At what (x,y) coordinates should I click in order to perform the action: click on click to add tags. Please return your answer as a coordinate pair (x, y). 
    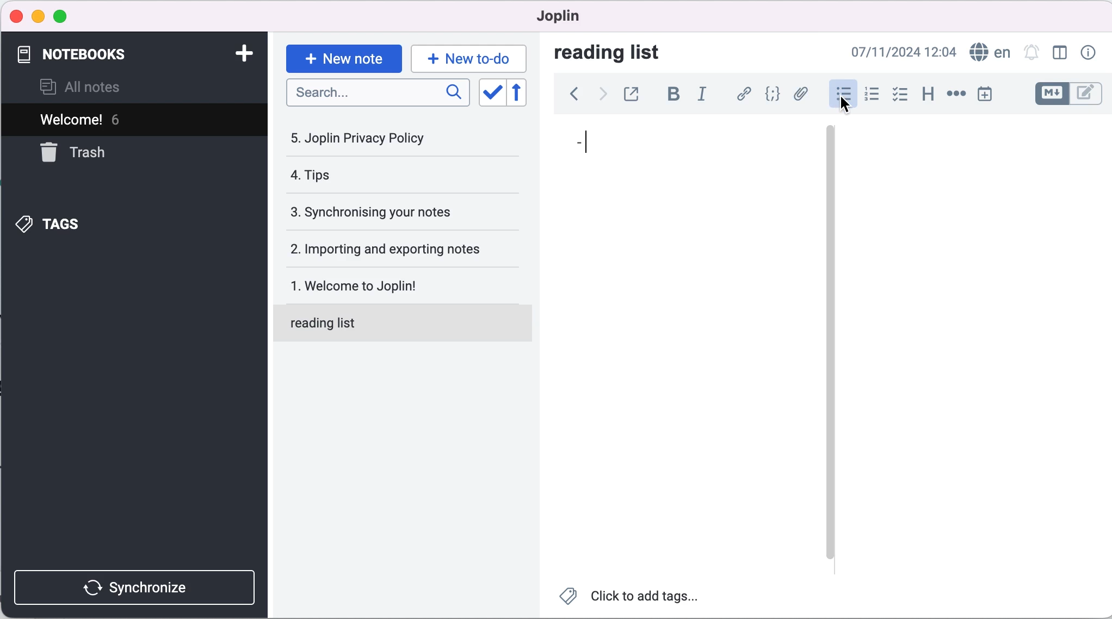
    Looking at the image, I should click on (632, 600).